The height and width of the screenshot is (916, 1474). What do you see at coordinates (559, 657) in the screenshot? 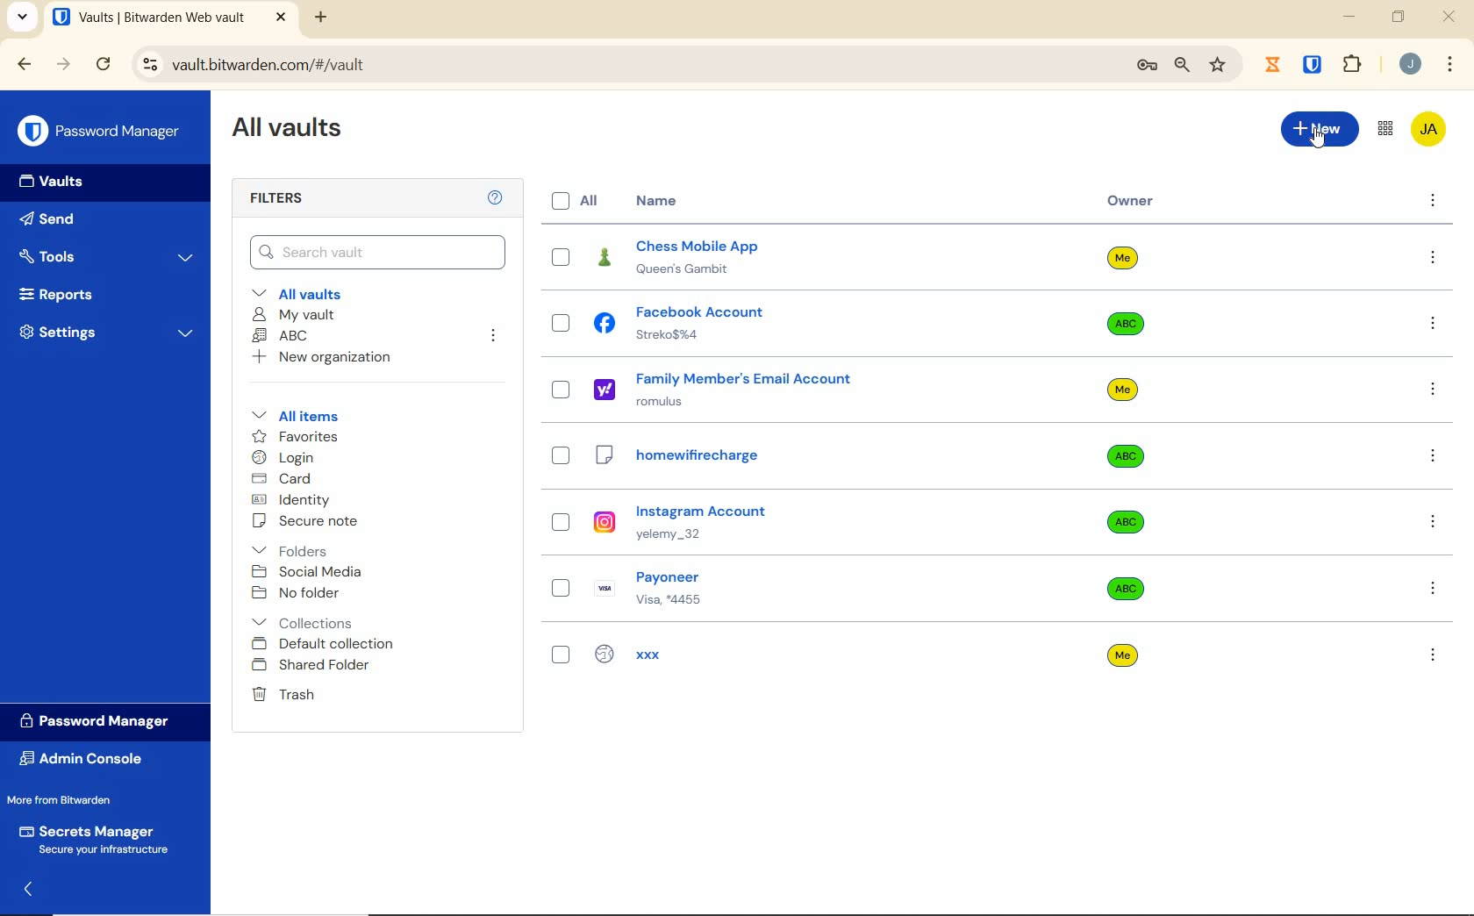
I see `checkbox` at bounding box center [559, 657].